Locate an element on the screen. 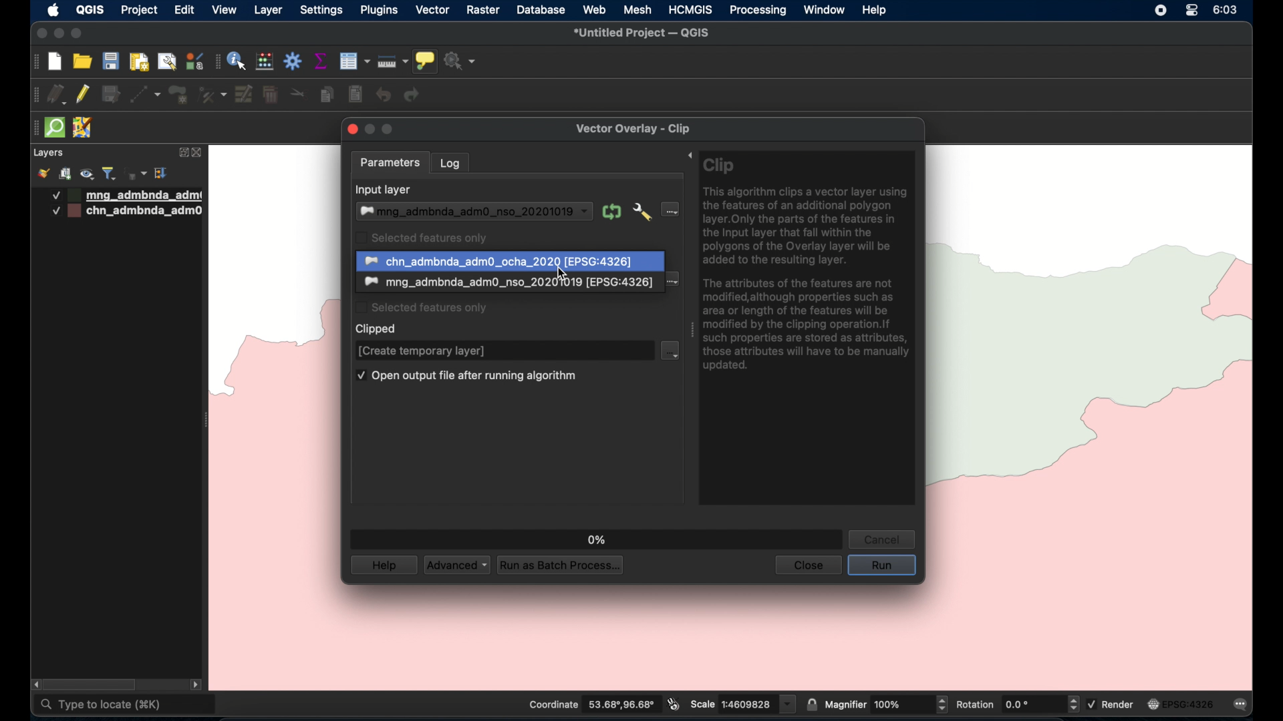 The width and height of the screenshot is (1283, 721). help is located at coordinates (383, 565).